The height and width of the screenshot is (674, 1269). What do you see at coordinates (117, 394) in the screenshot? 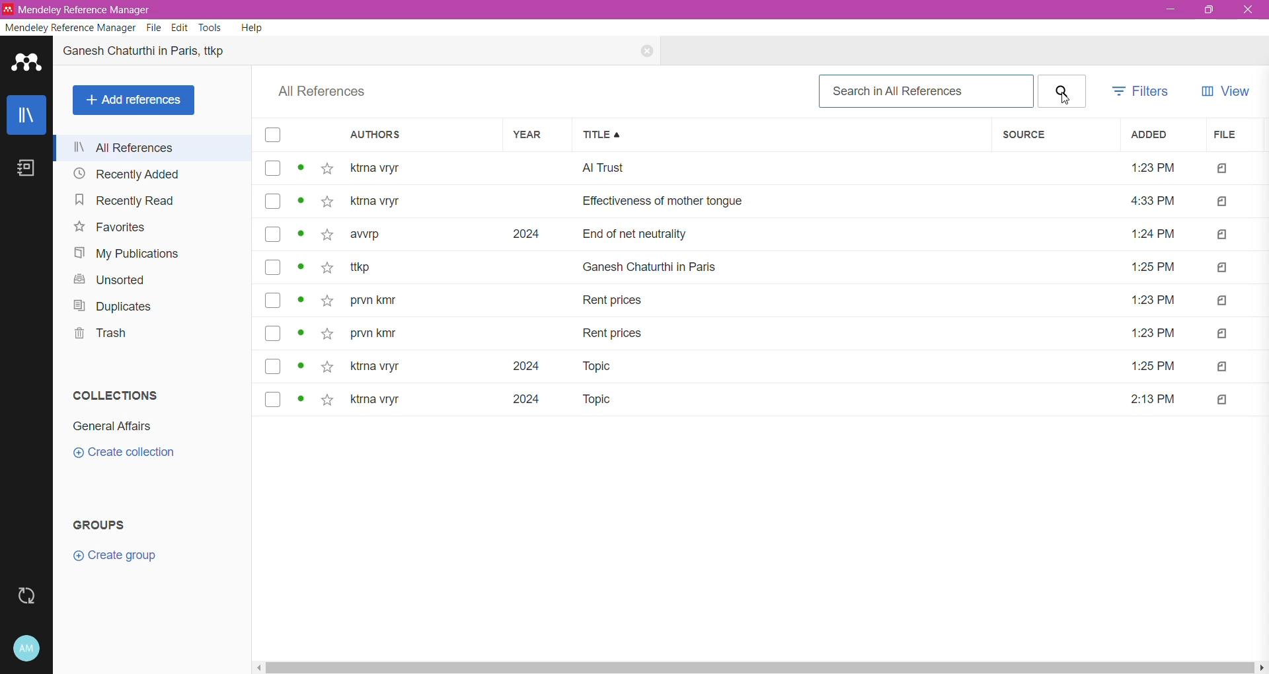
I see `Collections` at bounding box center [117, 394].